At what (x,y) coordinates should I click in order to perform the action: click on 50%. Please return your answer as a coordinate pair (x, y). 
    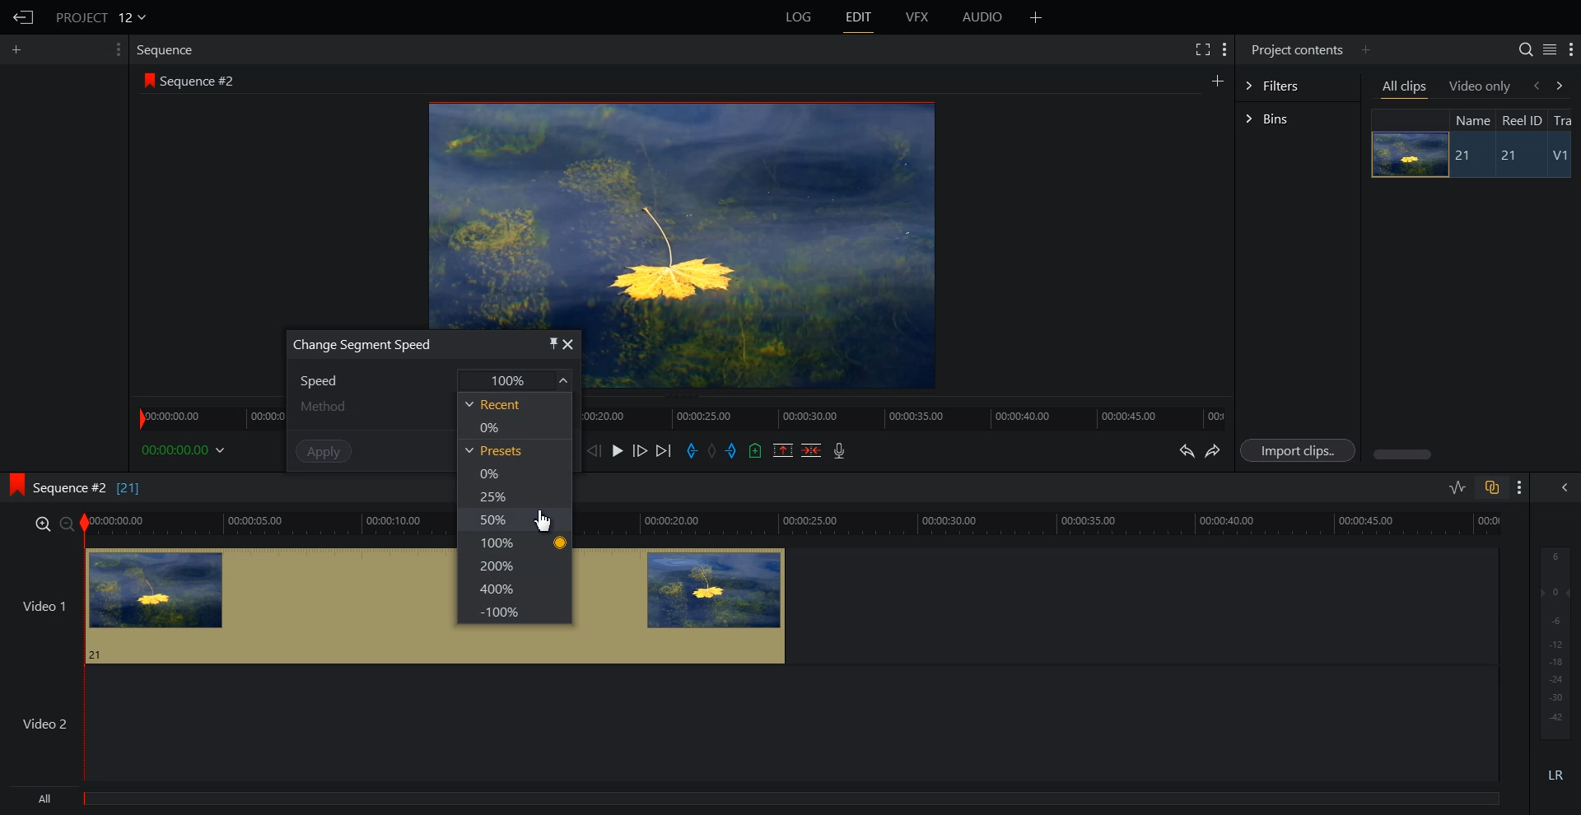
    Looking at the image, I should click on (492, 519).